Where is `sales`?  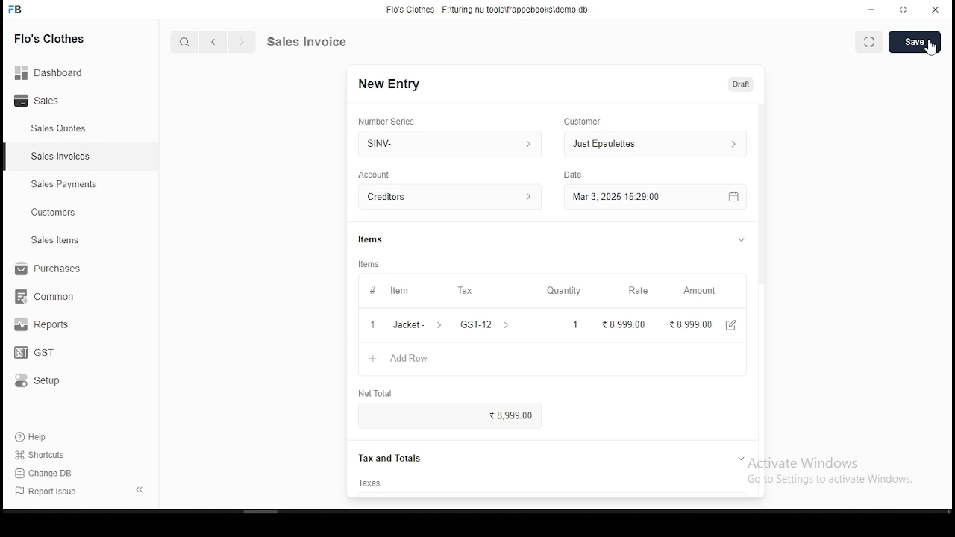
sales is located at coordinates (56, 128).